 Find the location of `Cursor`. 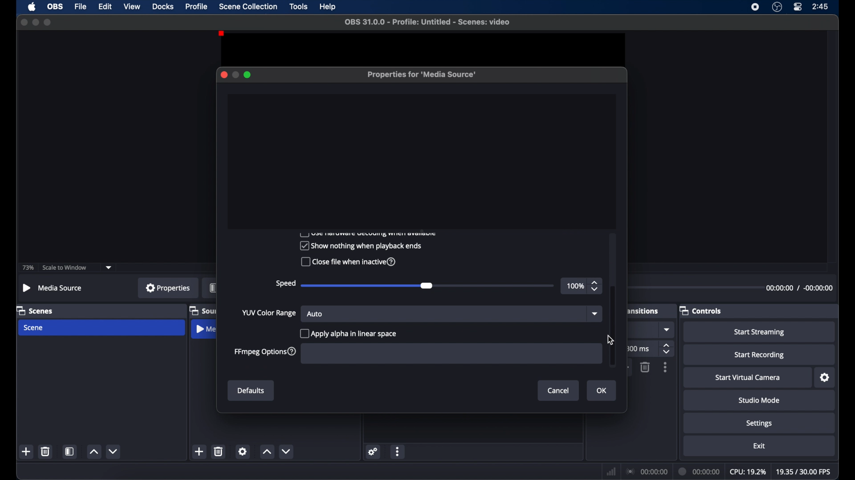

Cursor is located at coordinates (608, 341).